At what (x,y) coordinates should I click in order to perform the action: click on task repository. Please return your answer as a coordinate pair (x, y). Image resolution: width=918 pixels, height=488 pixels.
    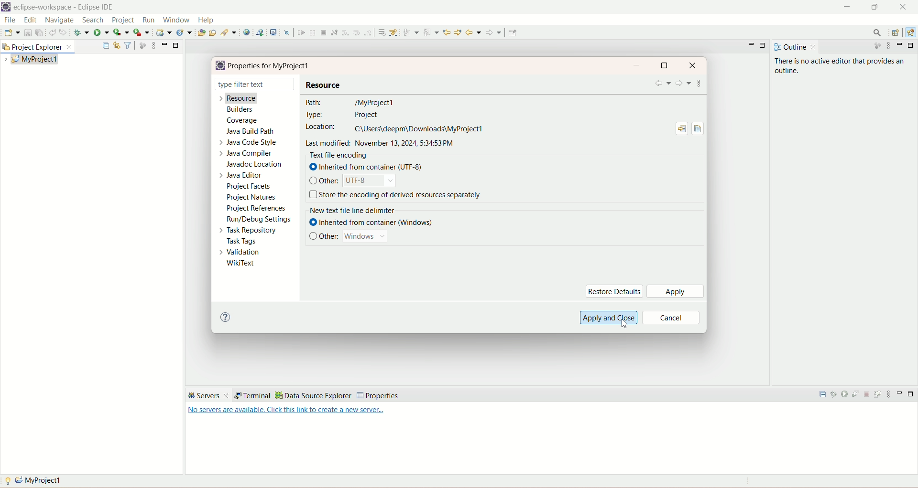
    Looking at the image, I should click on (247, 231).